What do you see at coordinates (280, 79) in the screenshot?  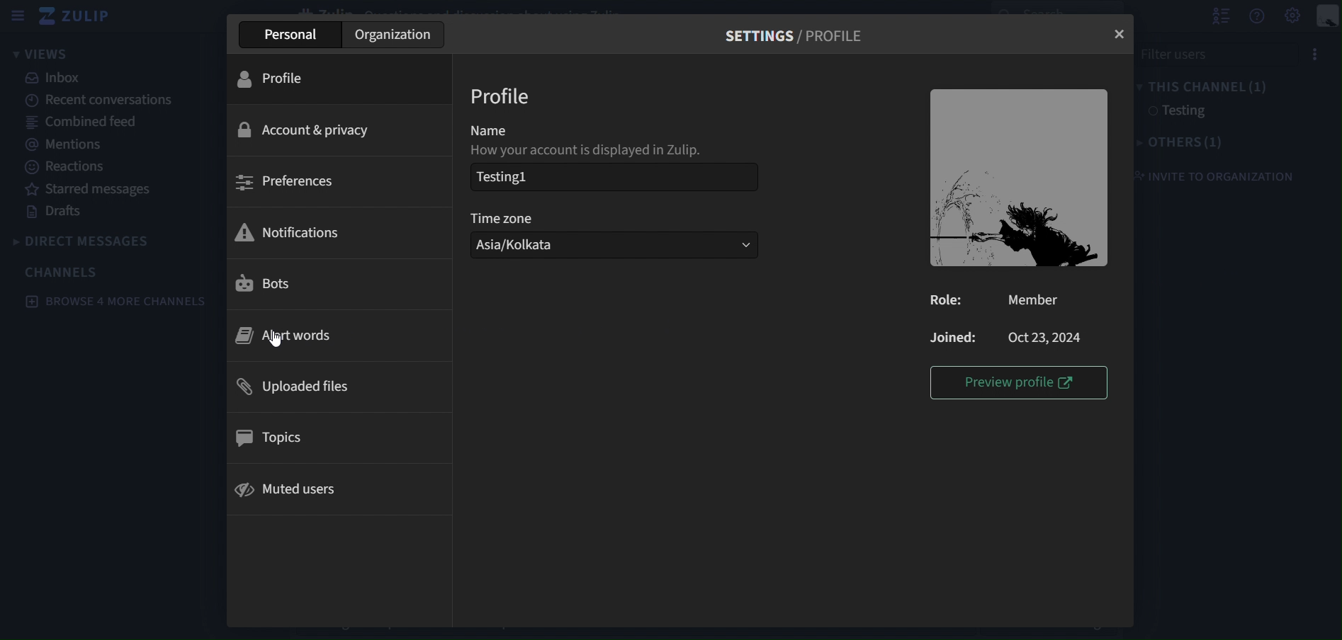 I see `profile` at bounding box center [280, 79].